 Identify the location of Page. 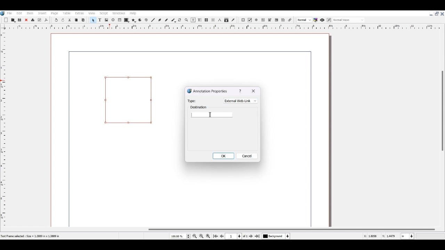
(55, 13).